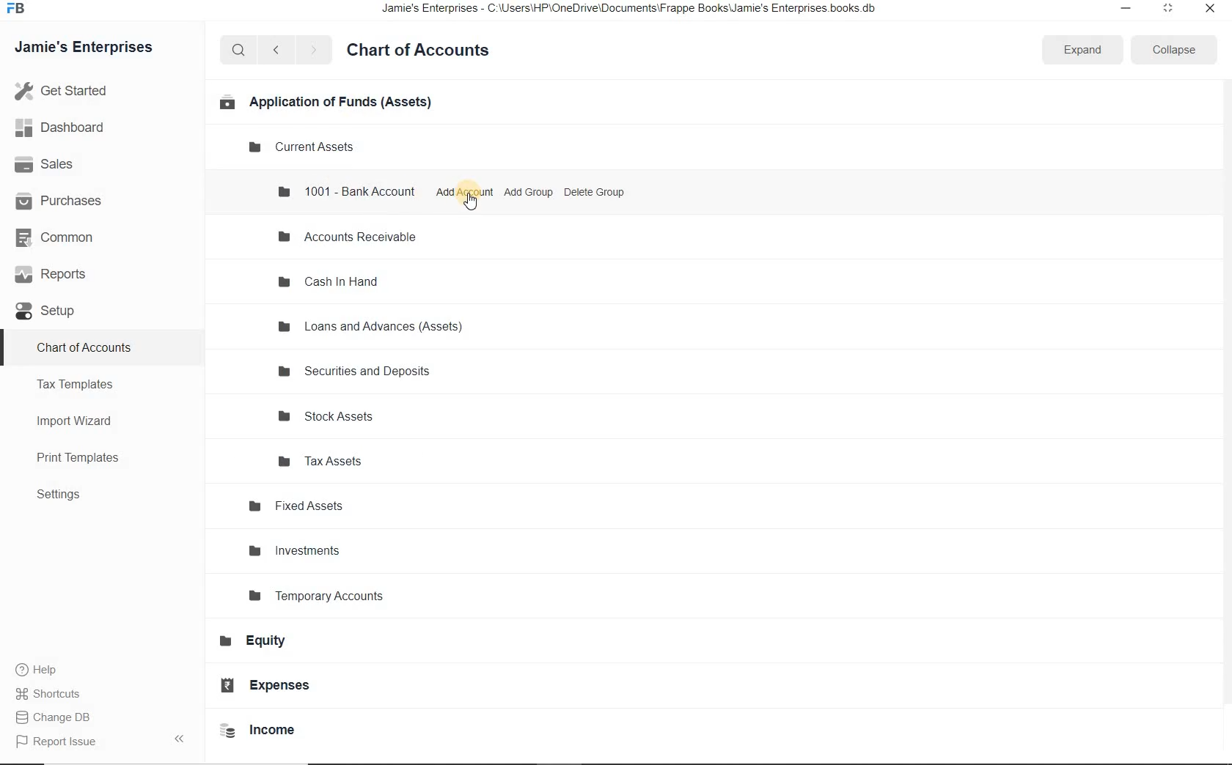  I want to click on Delete Group, so click(595, 191).